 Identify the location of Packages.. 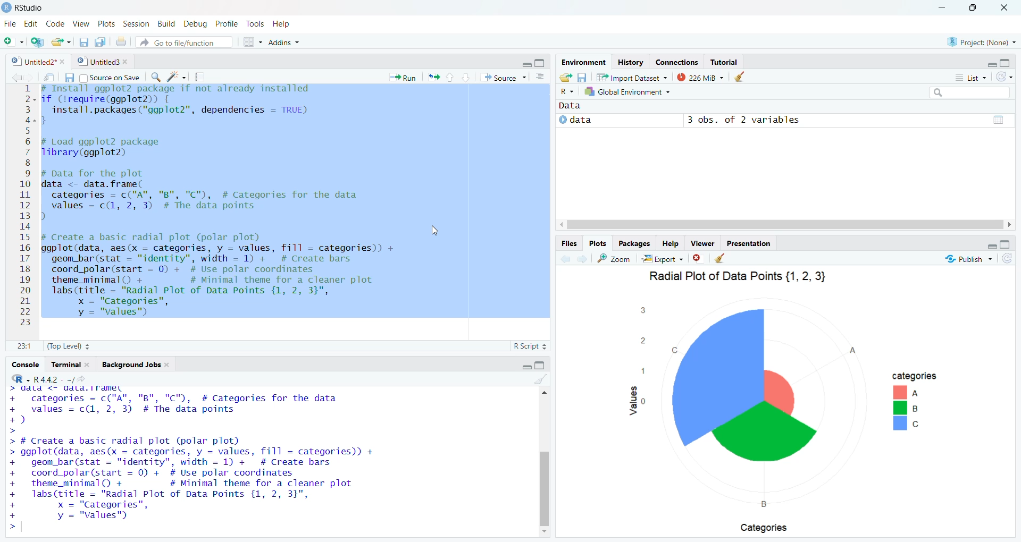
(634, 244).